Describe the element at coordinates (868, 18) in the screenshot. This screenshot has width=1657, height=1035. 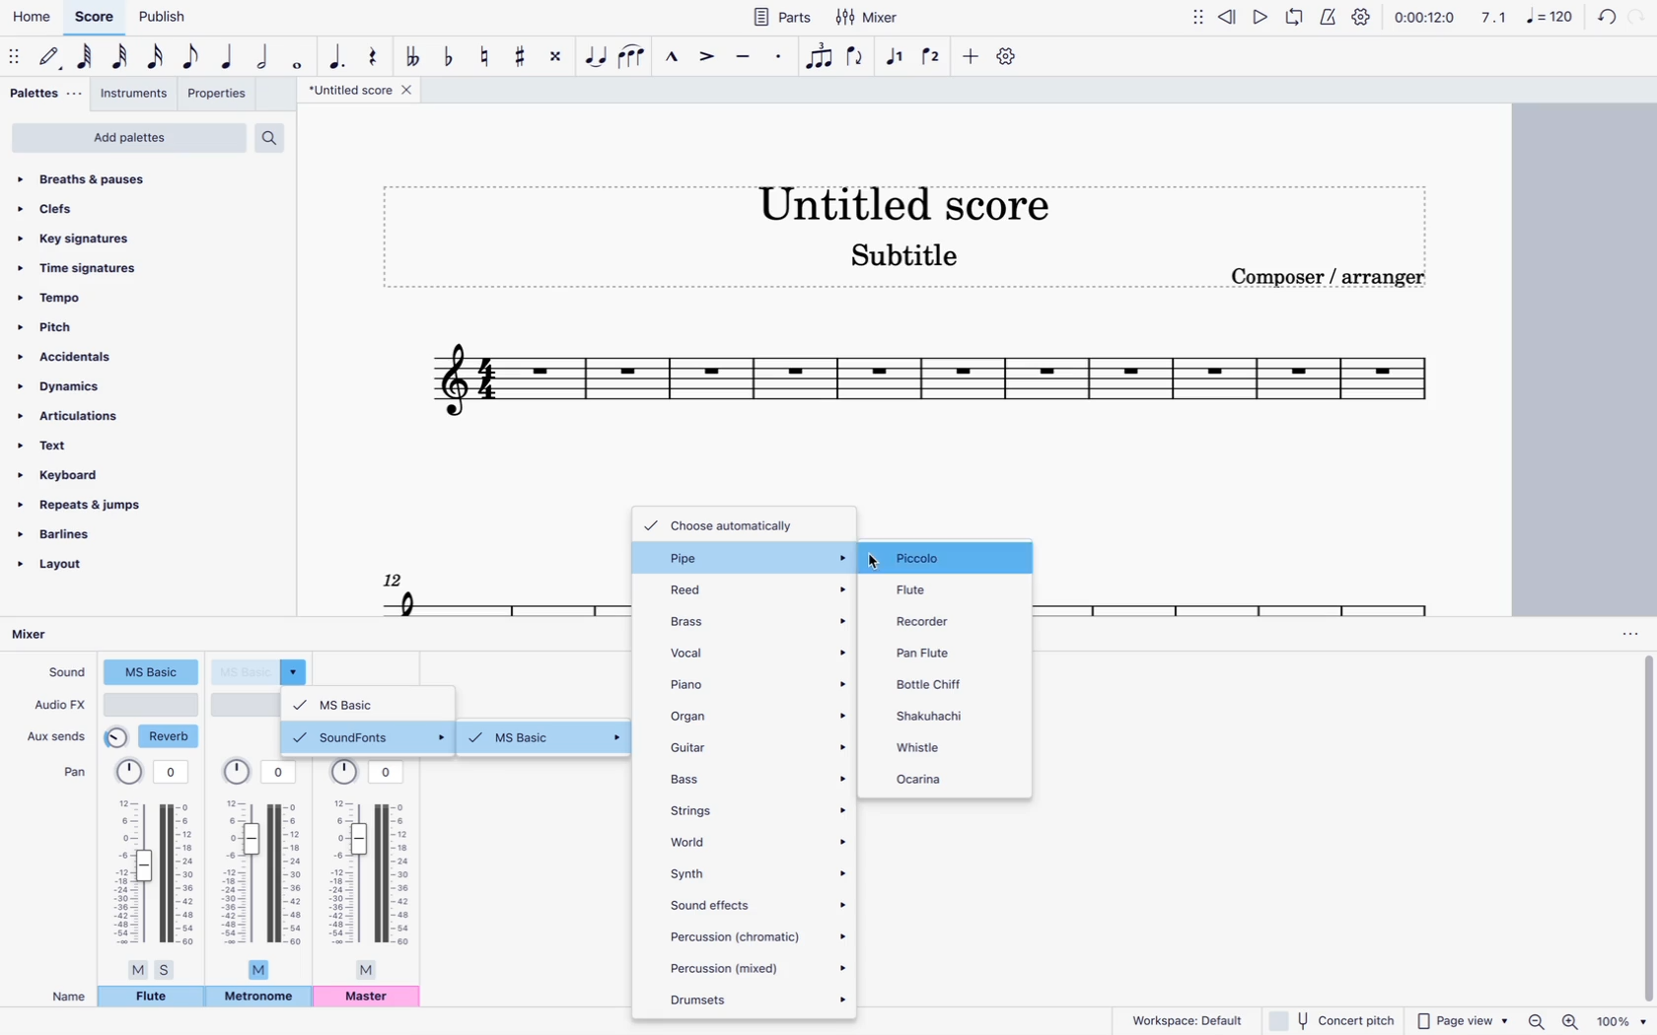
I see `mixer` at that location.